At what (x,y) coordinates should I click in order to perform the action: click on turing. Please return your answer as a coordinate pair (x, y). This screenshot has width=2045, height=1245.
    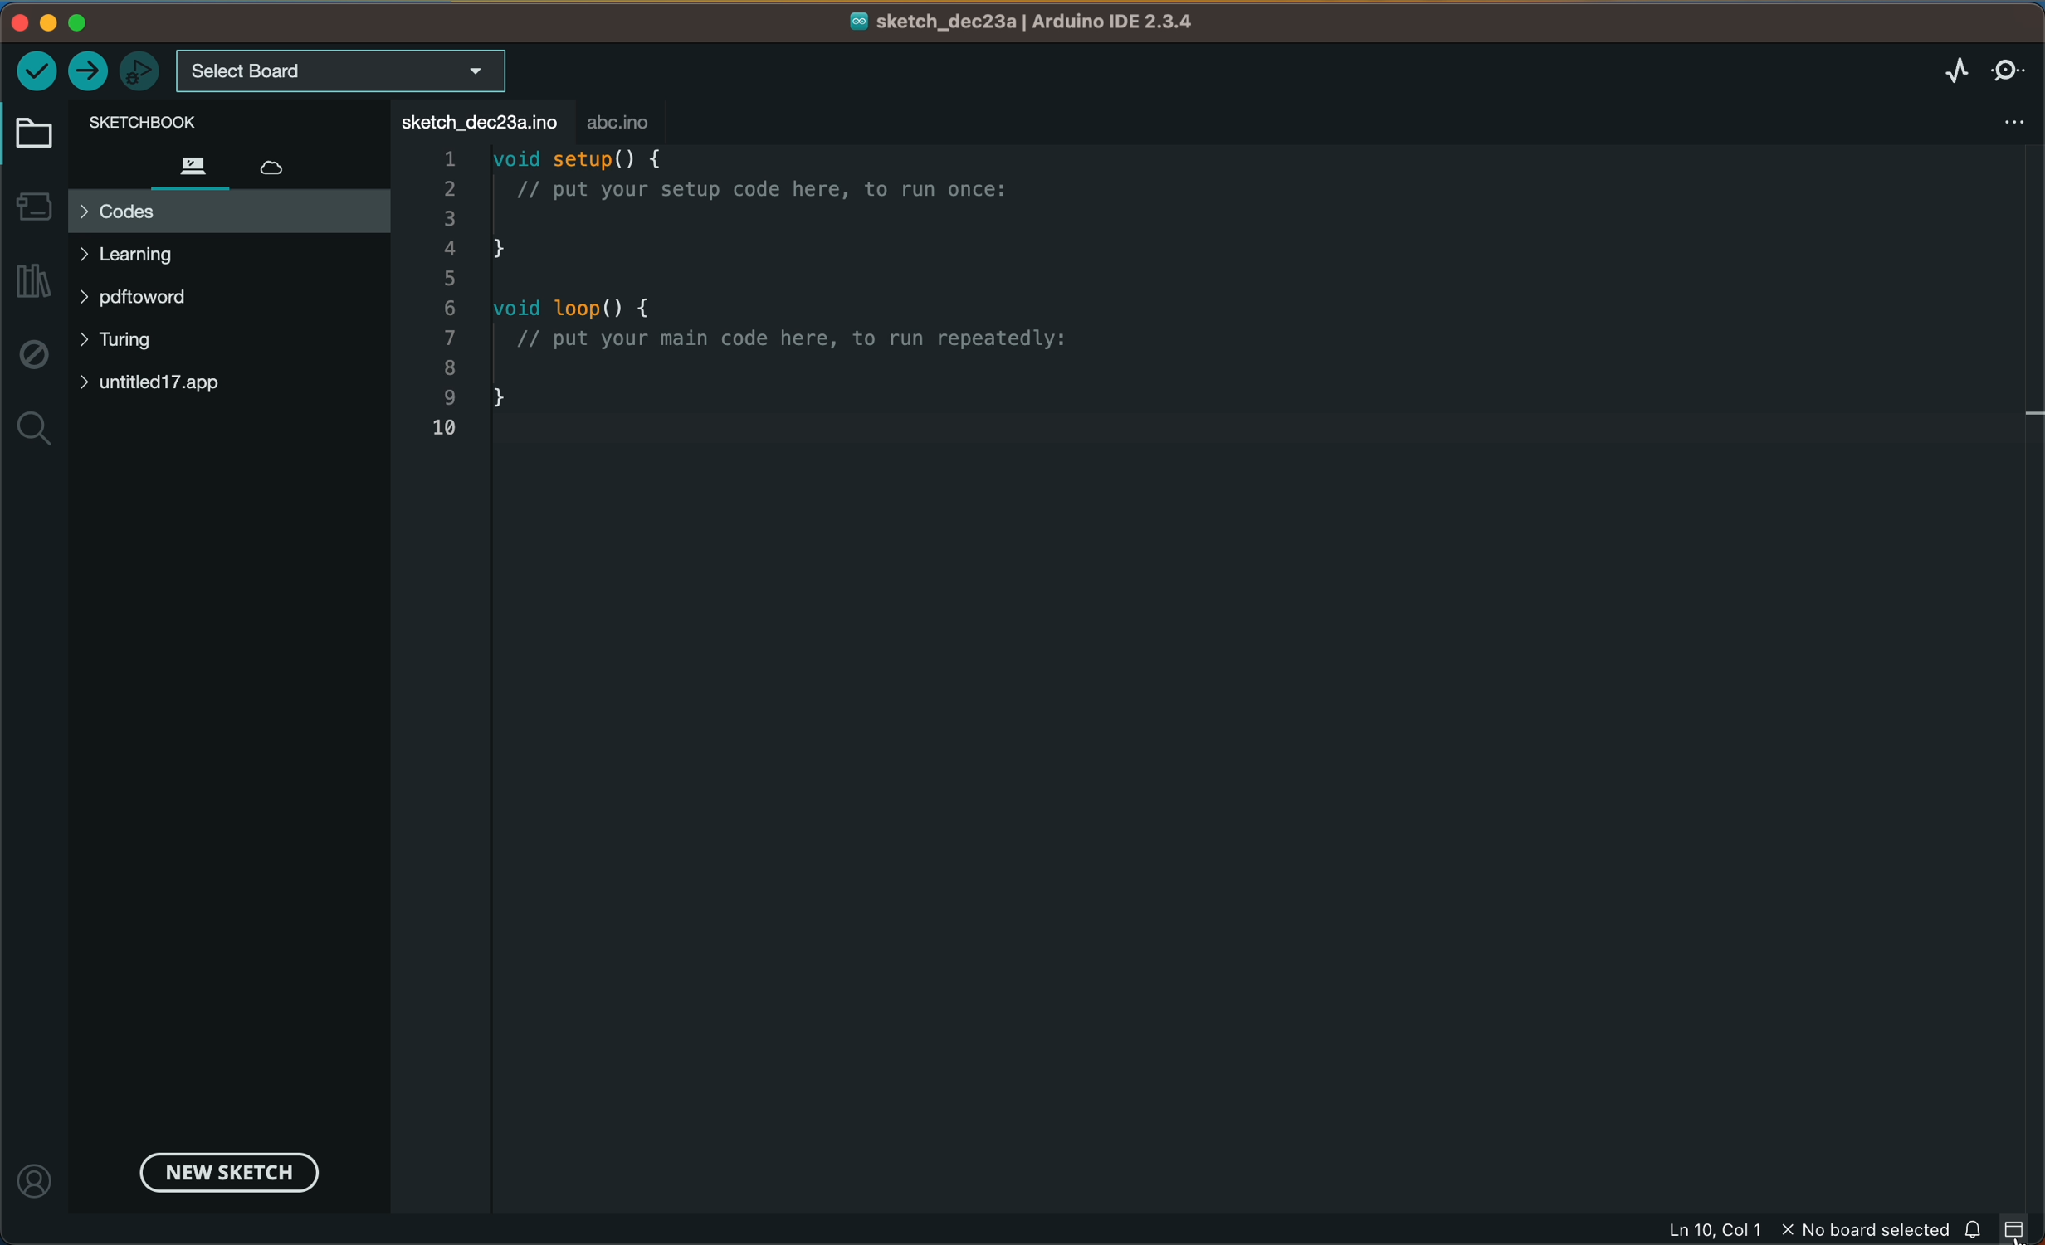
    Looking at the image, I should click on (134, 341).